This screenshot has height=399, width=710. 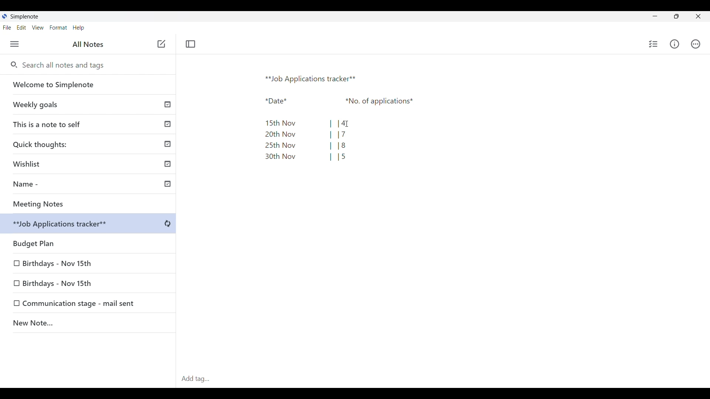 What do you see at coordinates (654, 44) in the screenshot?
I see `Click to insert checklist` at bounding box center [654, 44].